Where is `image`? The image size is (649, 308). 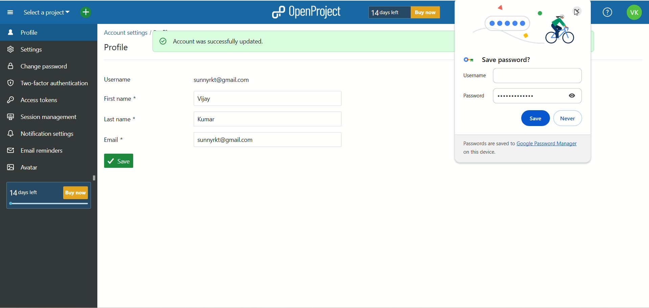 image is located at coordinates (521, 30).